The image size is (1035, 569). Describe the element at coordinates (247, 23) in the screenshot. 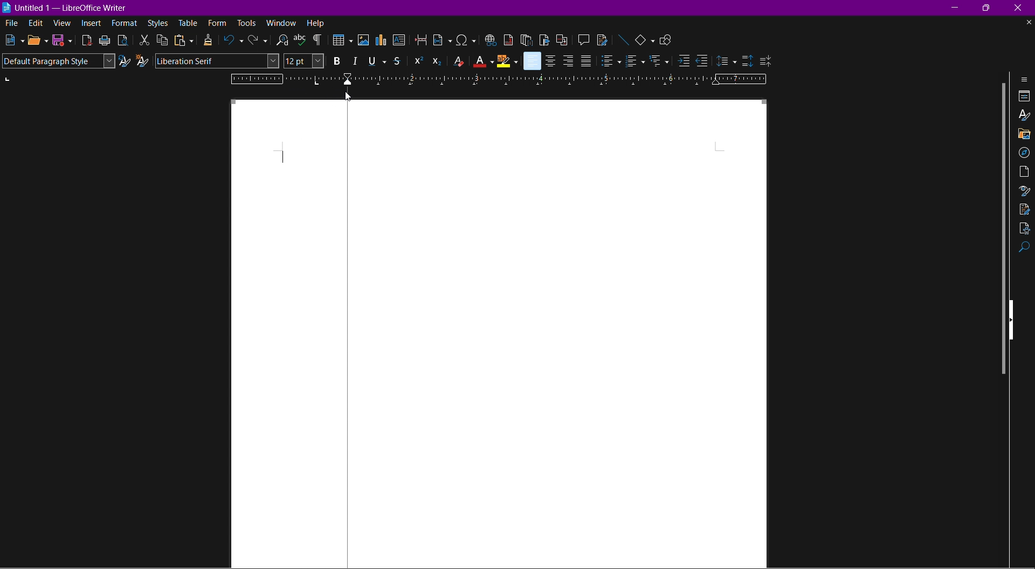

I see `tools` at that location.